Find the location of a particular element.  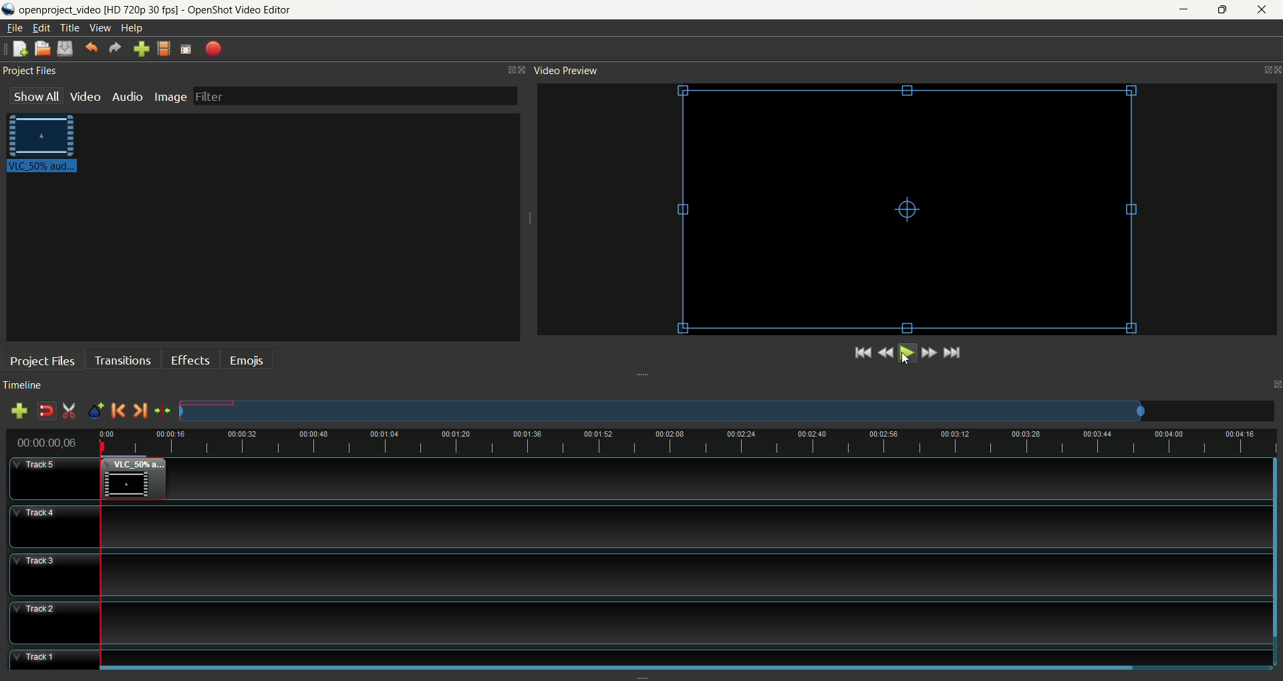

track2 is located at coordinates (55, 624).